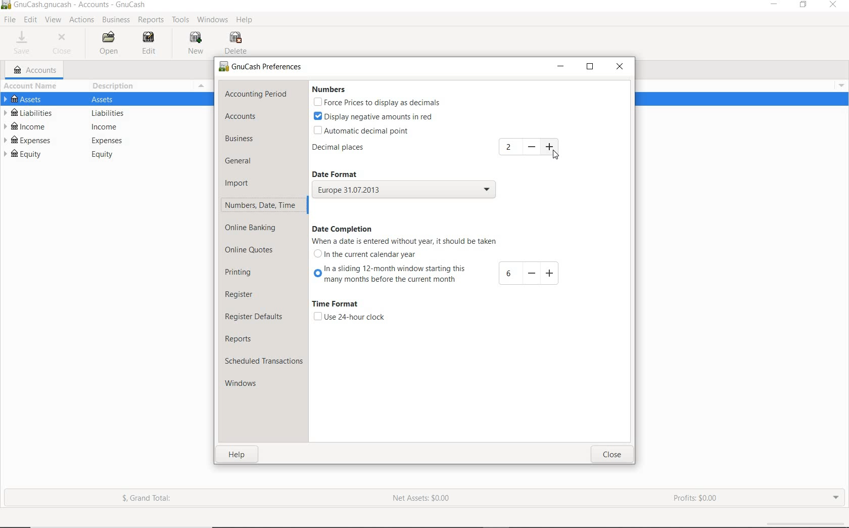  Describe the element at coordinates (246, 295) in the screenshot. I see `register` at that location.